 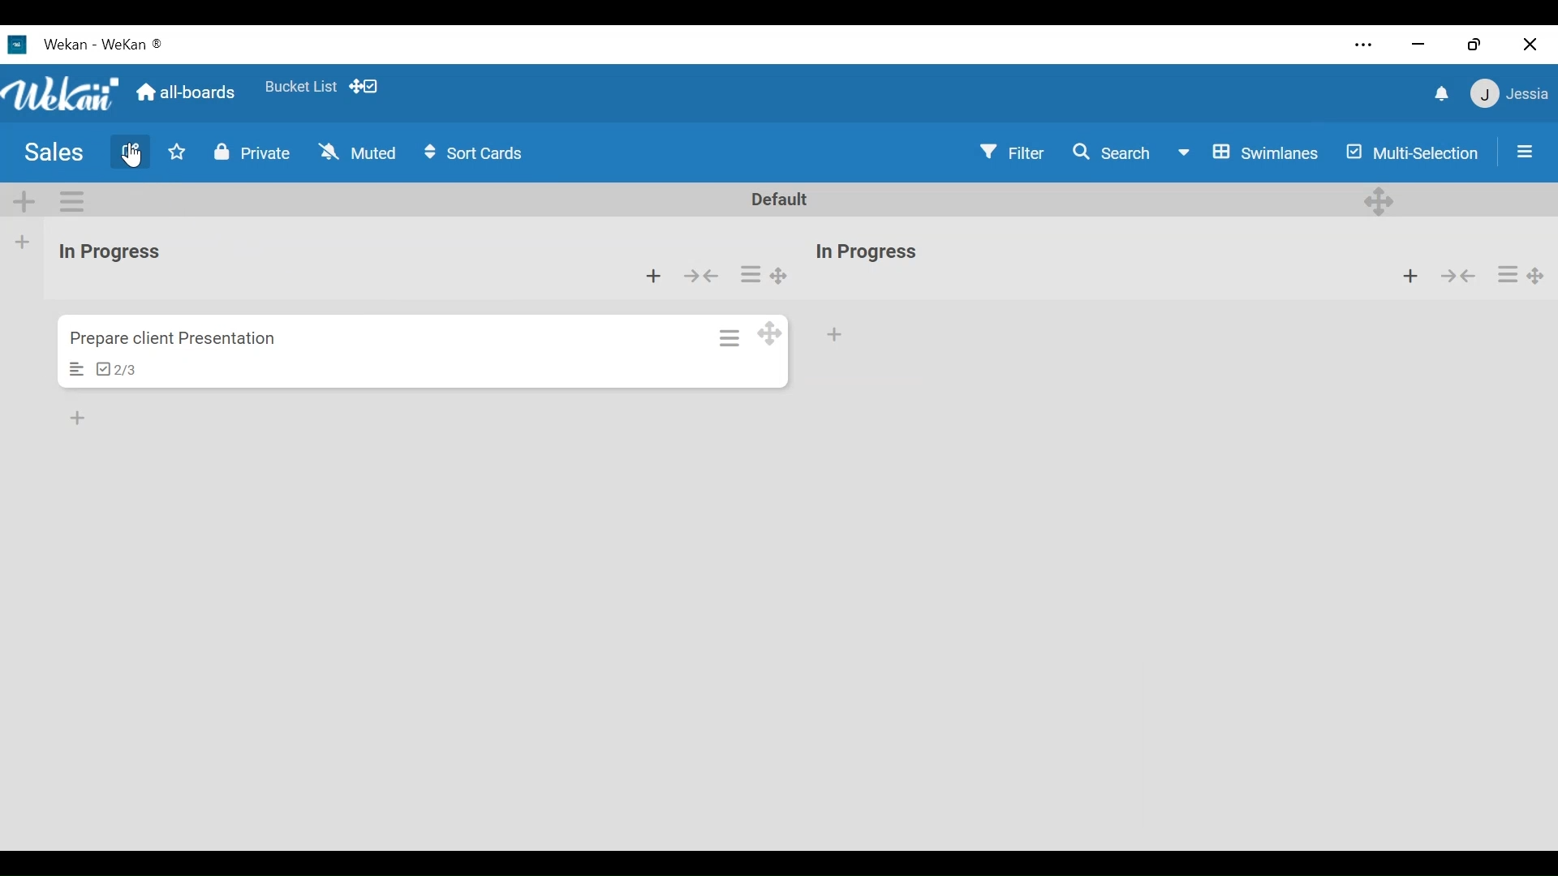 I want to click on Desktop drag handles, so click(x=1381, y=201).